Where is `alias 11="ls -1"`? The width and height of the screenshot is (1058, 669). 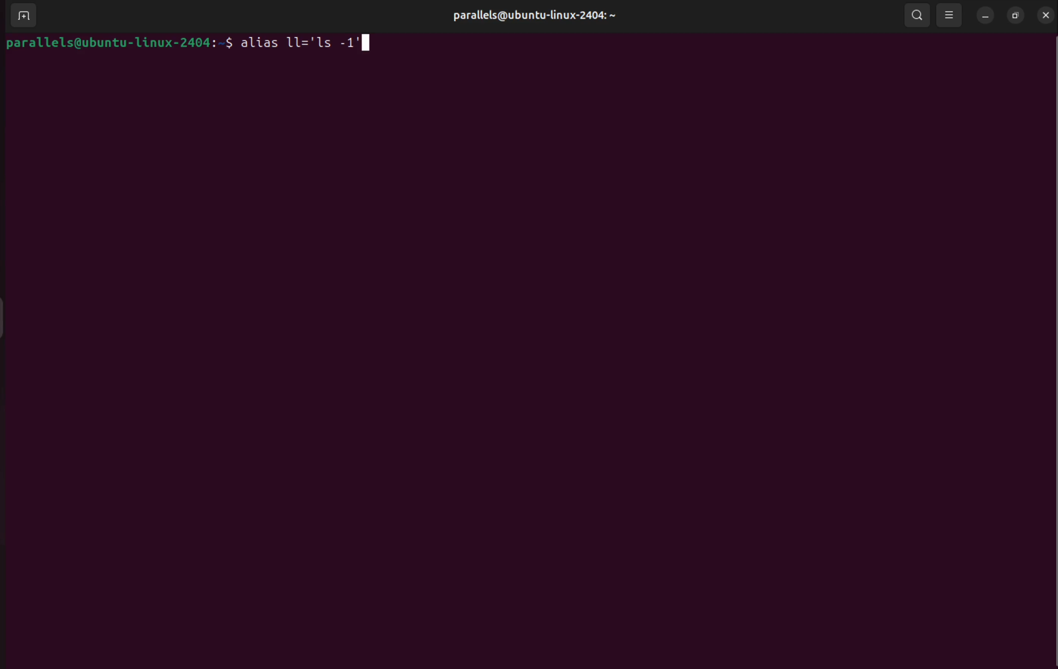
alias 11="ls -1" is located at coordinates (308, 43).